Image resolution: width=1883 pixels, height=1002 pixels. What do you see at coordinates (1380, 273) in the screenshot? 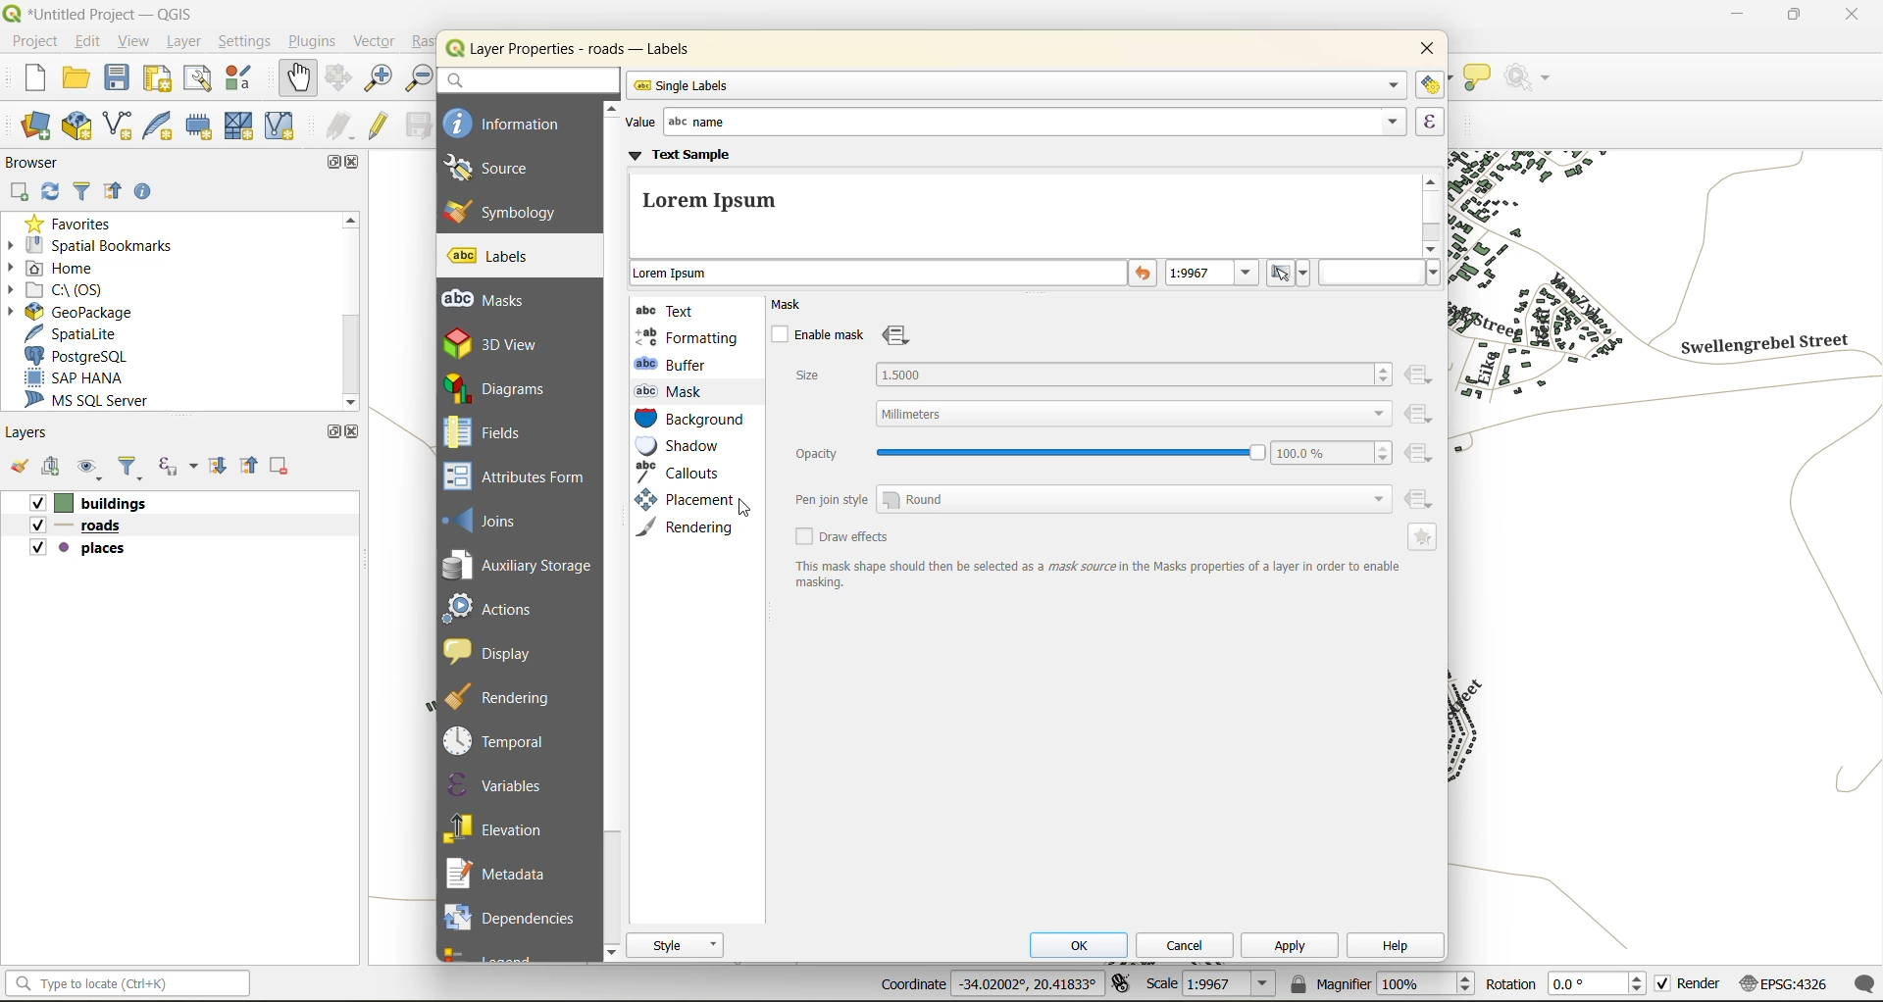
I see `hex` at bounding box center [1380, 273].